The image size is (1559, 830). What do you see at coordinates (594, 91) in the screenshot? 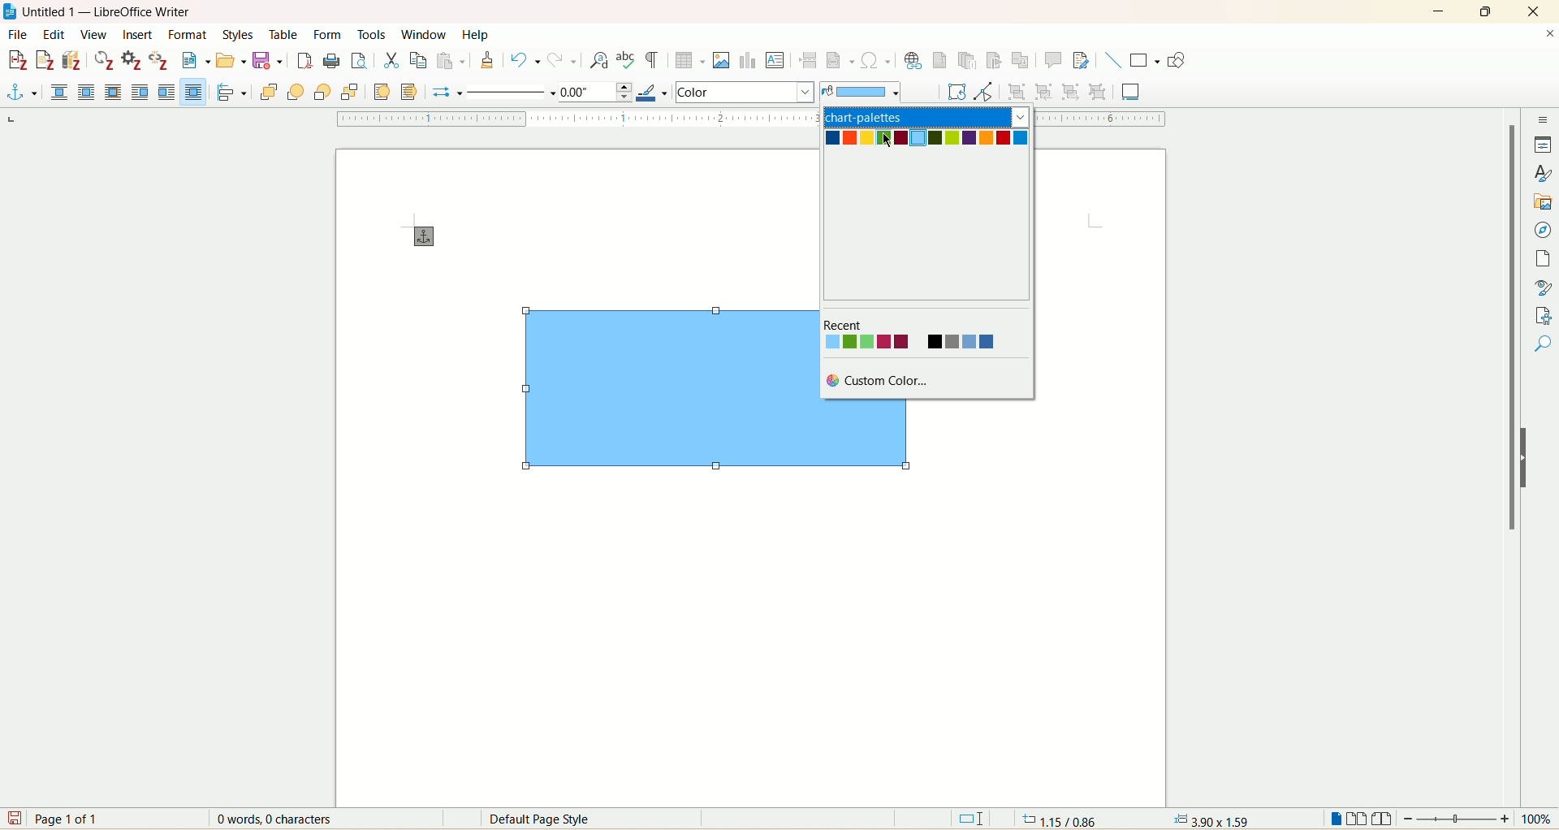
I see `line thickness` at bounding box center [594, 91].